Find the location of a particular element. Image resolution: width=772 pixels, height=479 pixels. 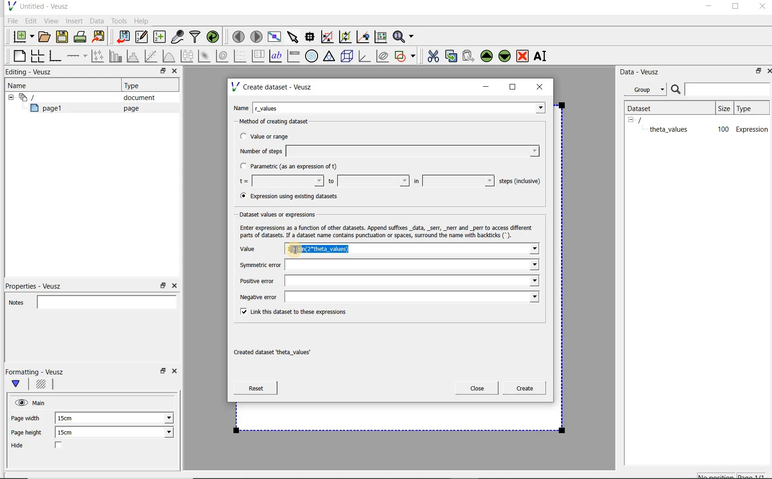

page1/1 is located at coordinates (755, 475).